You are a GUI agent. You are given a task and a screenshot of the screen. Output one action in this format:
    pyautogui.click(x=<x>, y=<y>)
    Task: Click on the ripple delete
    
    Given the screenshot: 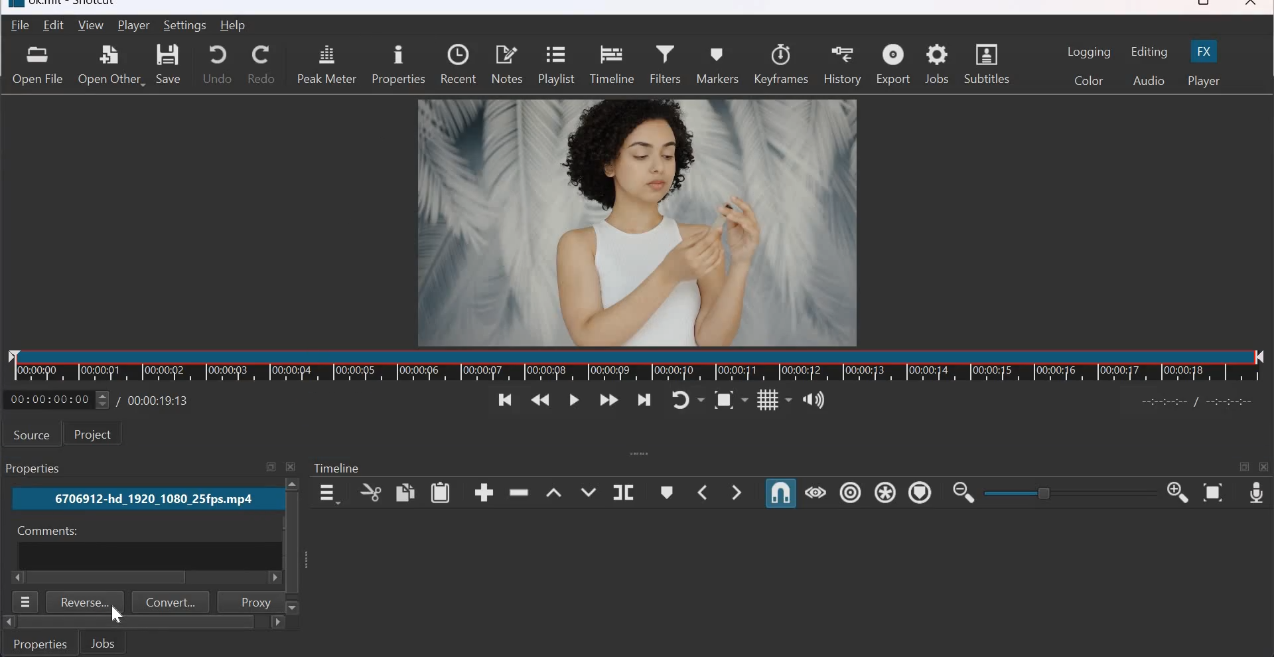 What is the action you would take?
    pyautogui.click(x=520, y=493)
    